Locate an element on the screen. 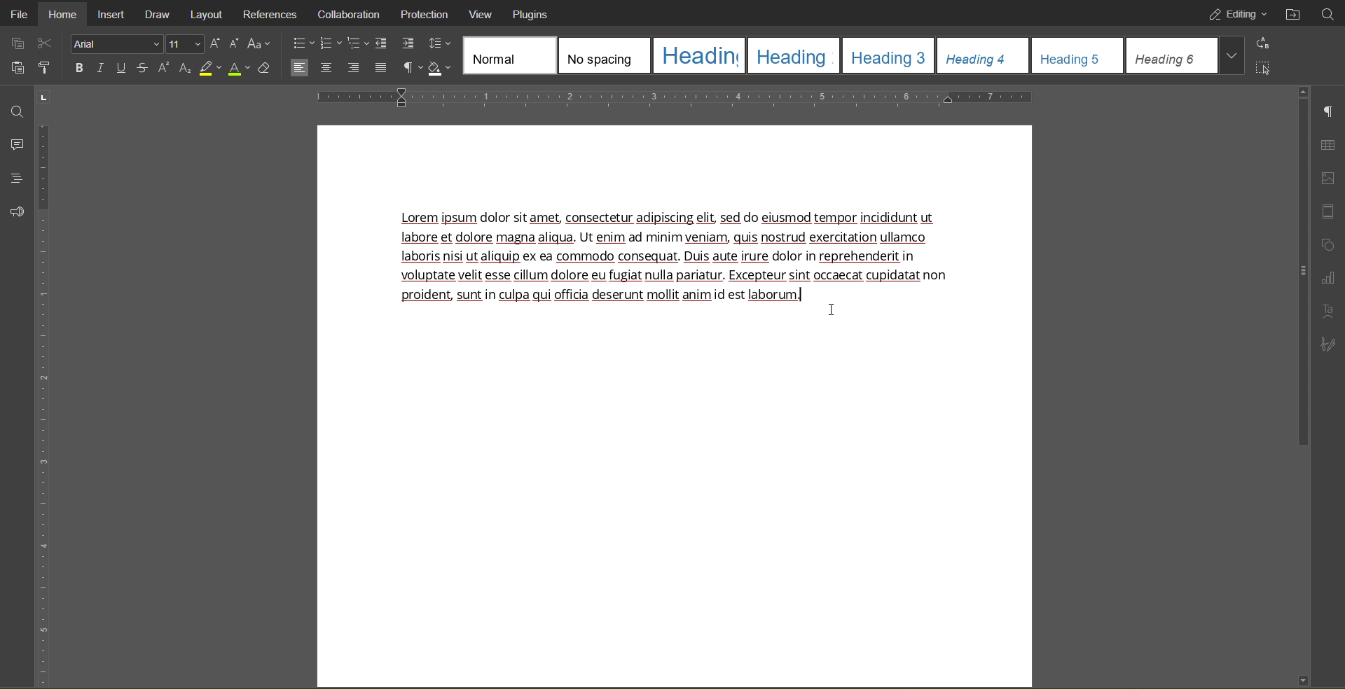 This screenshot has height=689, width=1345. Heading 5 is located at coordinates (1075, 55).